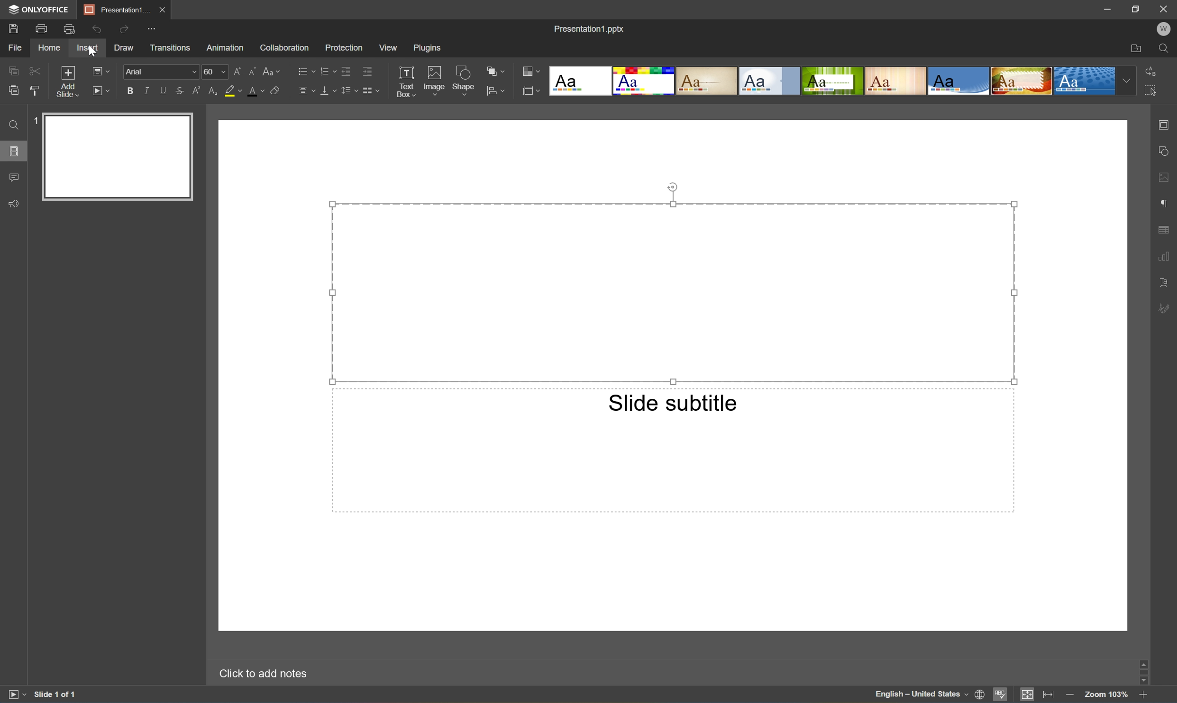 Image resolution: width=1177 pixels, height=703 pixels. Describe the element at coordinates (251, 70) in the screenshot. I see `Decrement case` at that location.